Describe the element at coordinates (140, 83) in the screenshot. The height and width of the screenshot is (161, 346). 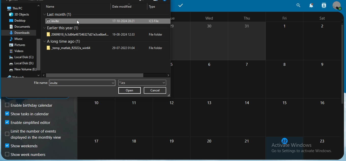
I see `file type` at that location.